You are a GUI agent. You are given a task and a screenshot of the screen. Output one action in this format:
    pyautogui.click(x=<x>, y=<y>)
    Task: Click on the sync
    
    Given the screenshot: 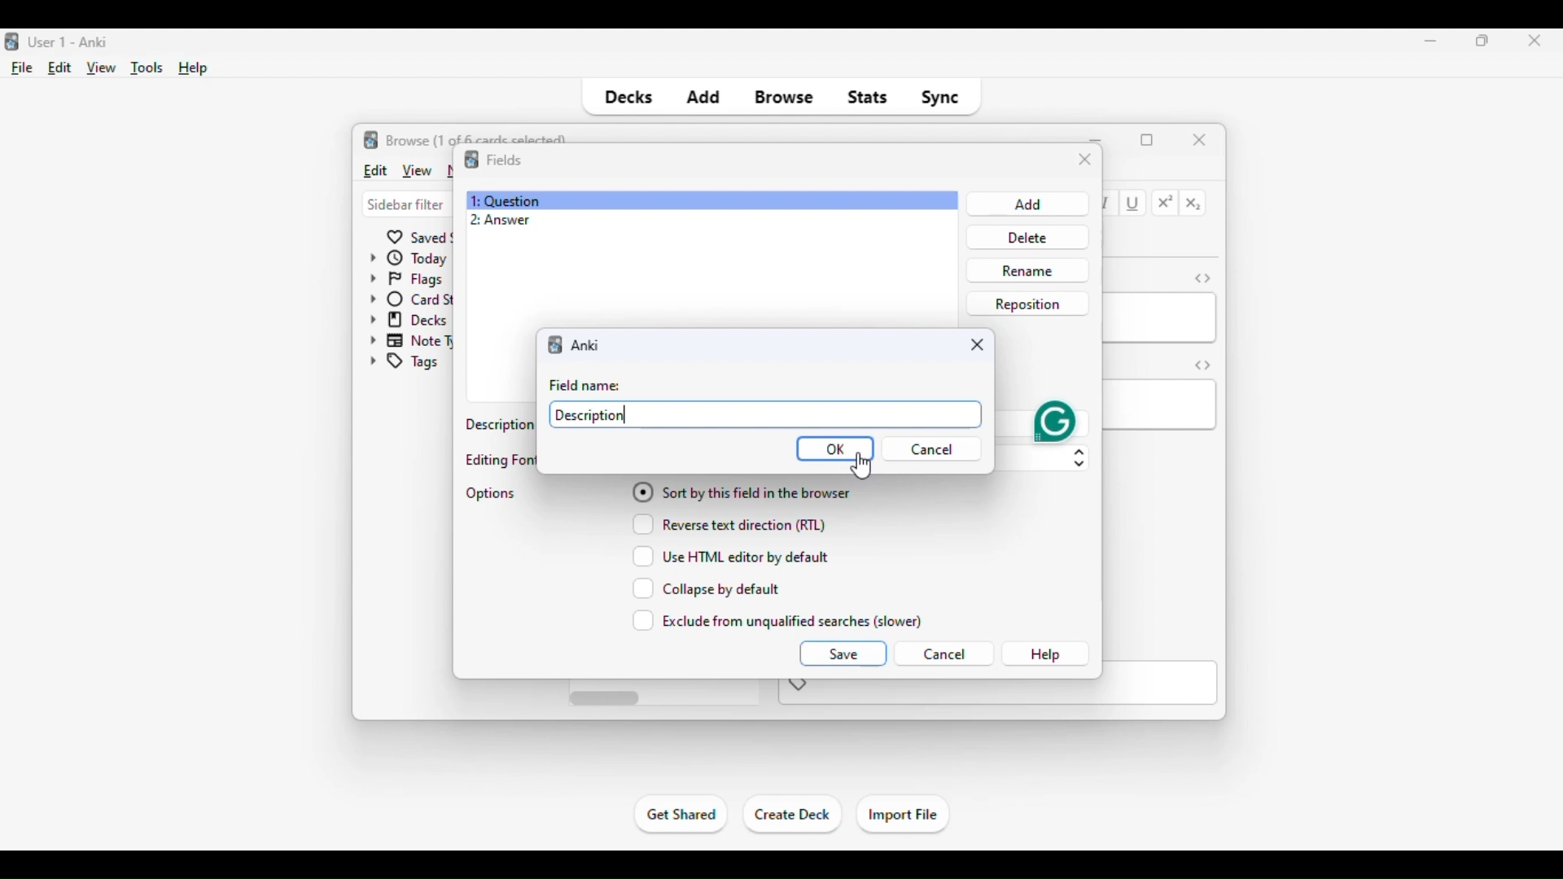 What is the action you would take?
    pyautogui.click(x=939, y=98)
    